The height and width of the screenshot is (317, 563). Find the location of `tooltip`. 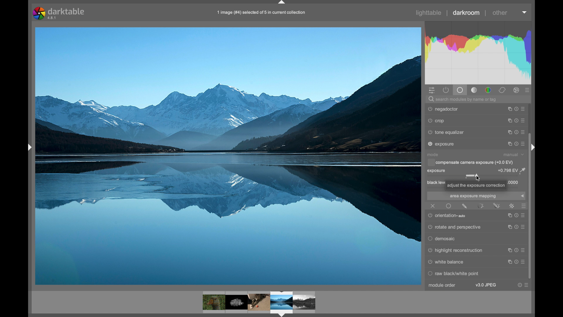

tooltip is located at coordinates (476, 185).